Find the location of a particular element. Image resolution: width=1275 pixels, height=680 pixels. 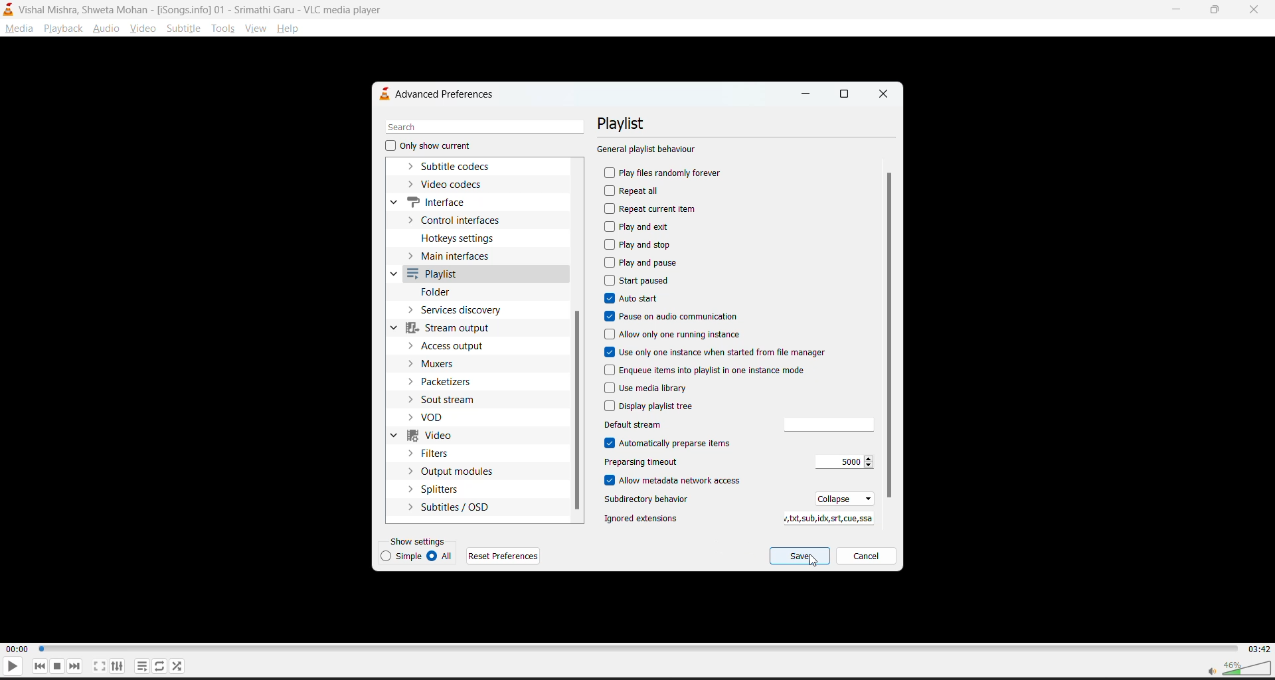

only show current is located at coordinates (432, 148).